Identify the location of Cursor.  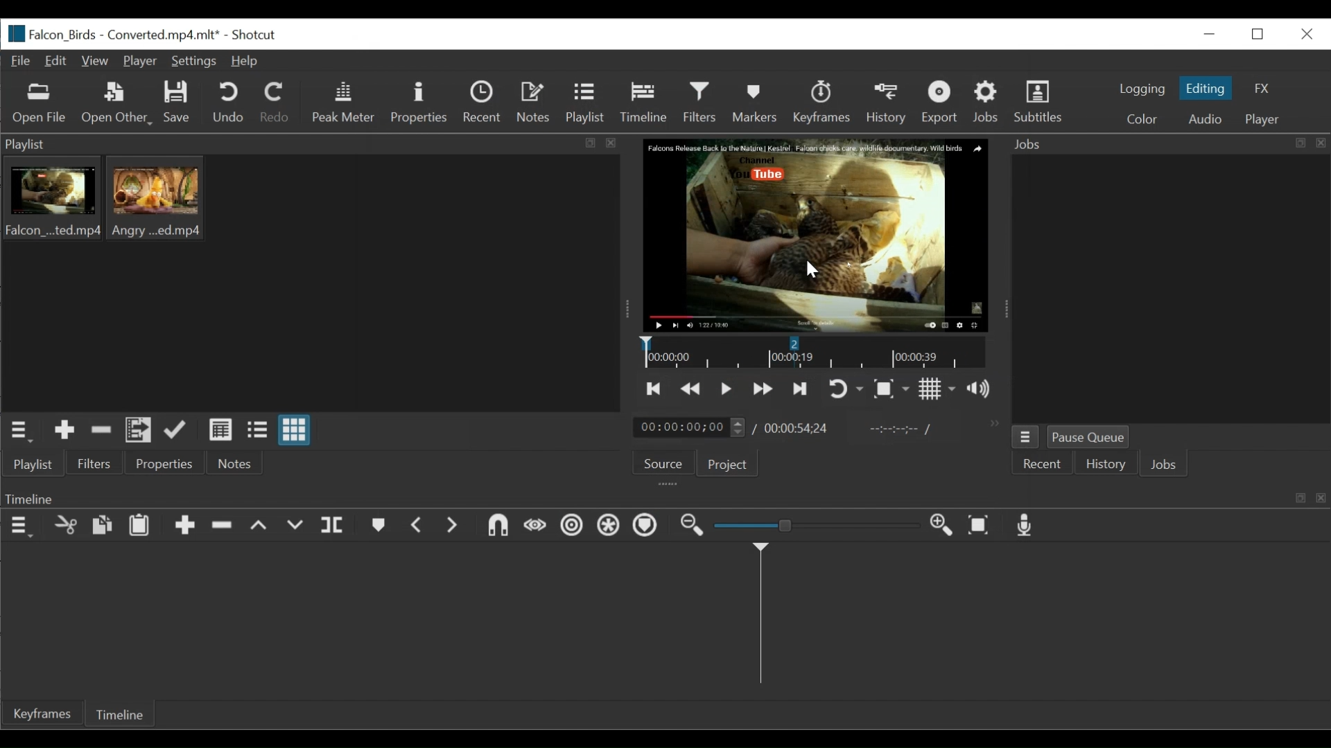
(812, 271).